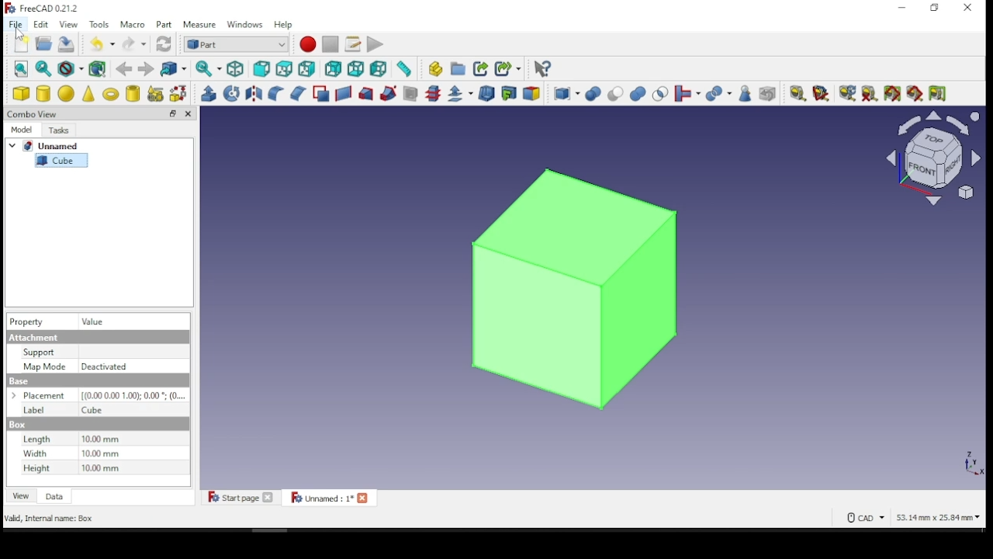 This screenshot has width=993, height=559. I want to click on Internal name - box, so click(52, 519).